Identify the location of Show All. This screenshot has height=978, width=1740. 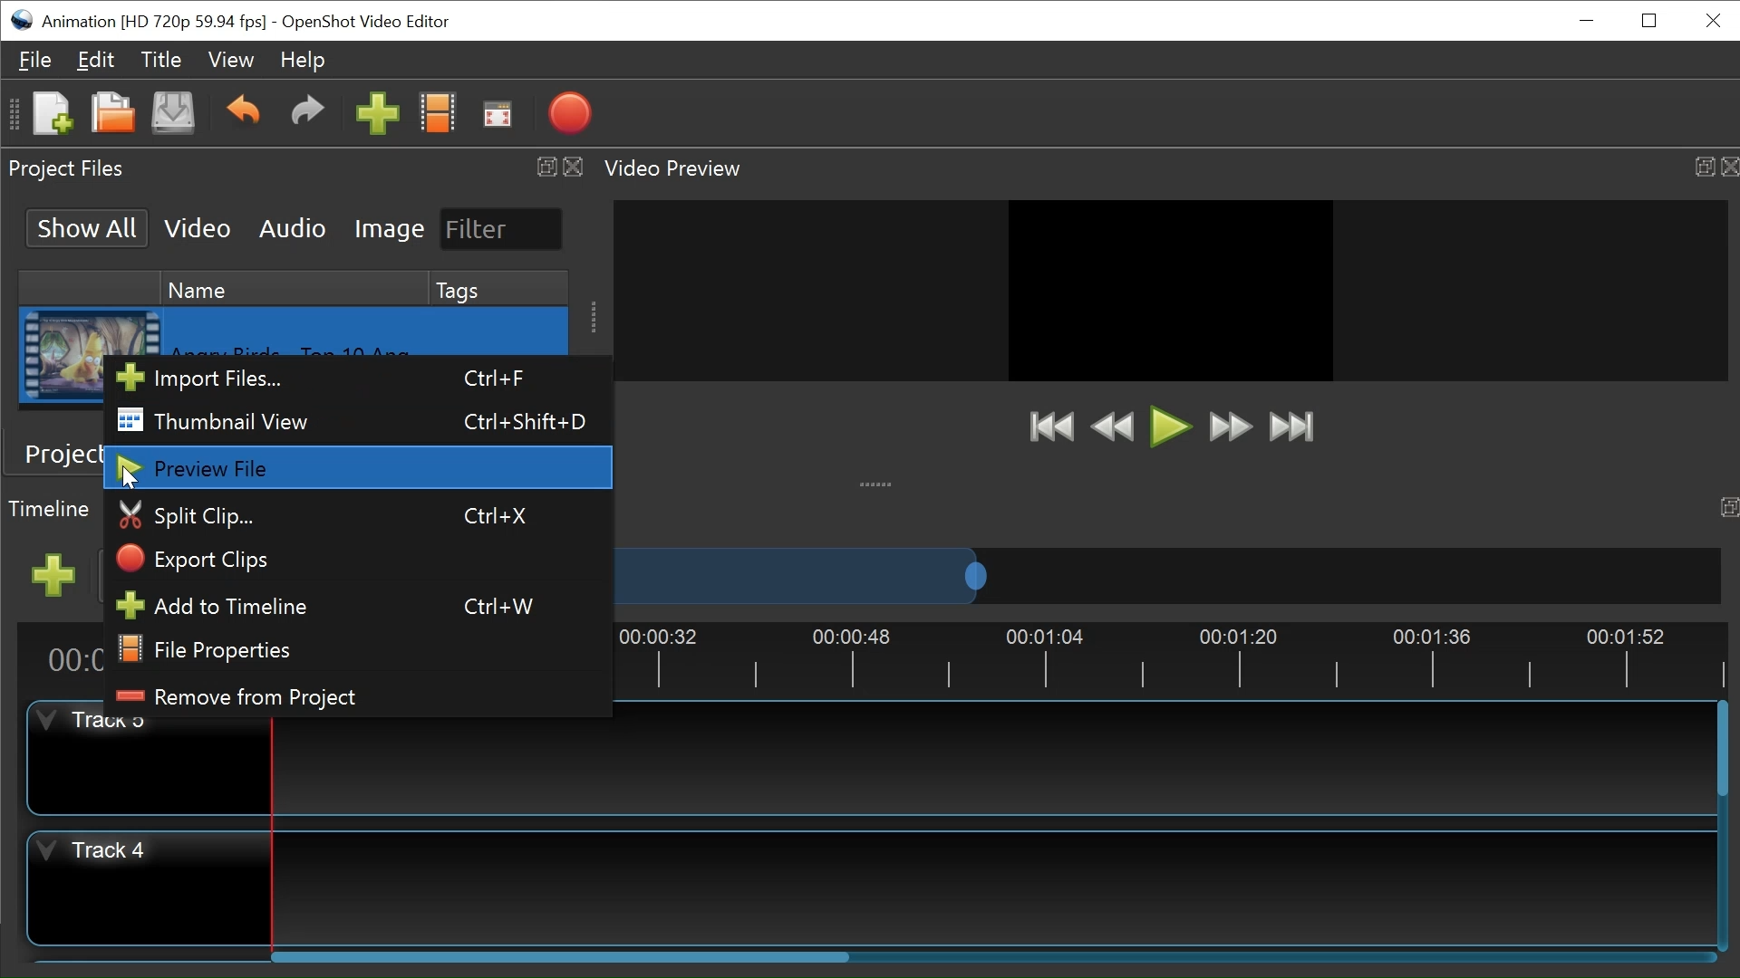
(88, 227).